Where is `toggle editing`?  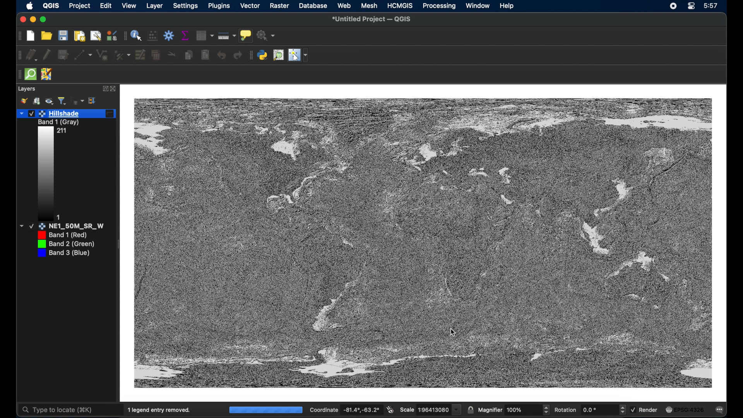 toggle editing is located at coordinates (47, 55).